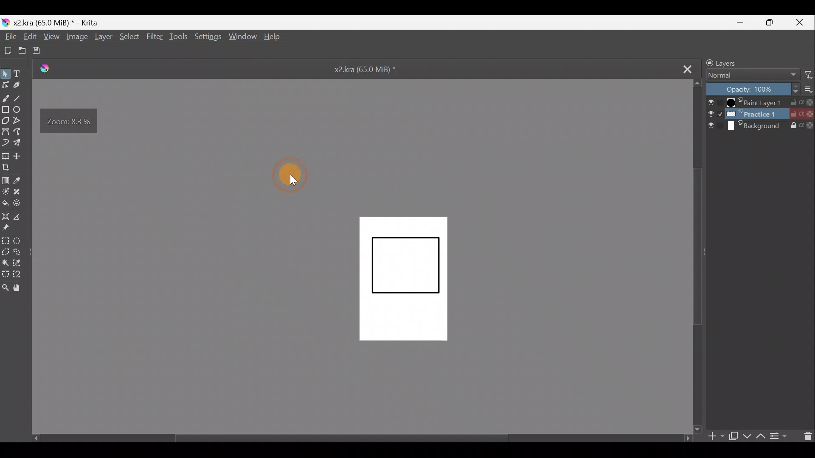 Image resolution: width=815 pixels, height=458 pixels. I want to click on Polygonal selection tool, so click(7, 252).